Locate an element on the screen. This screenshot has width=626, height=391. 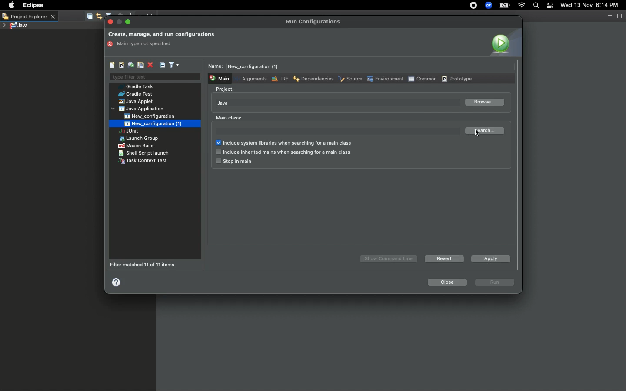
Minimize is located at coordinates (609, 15).